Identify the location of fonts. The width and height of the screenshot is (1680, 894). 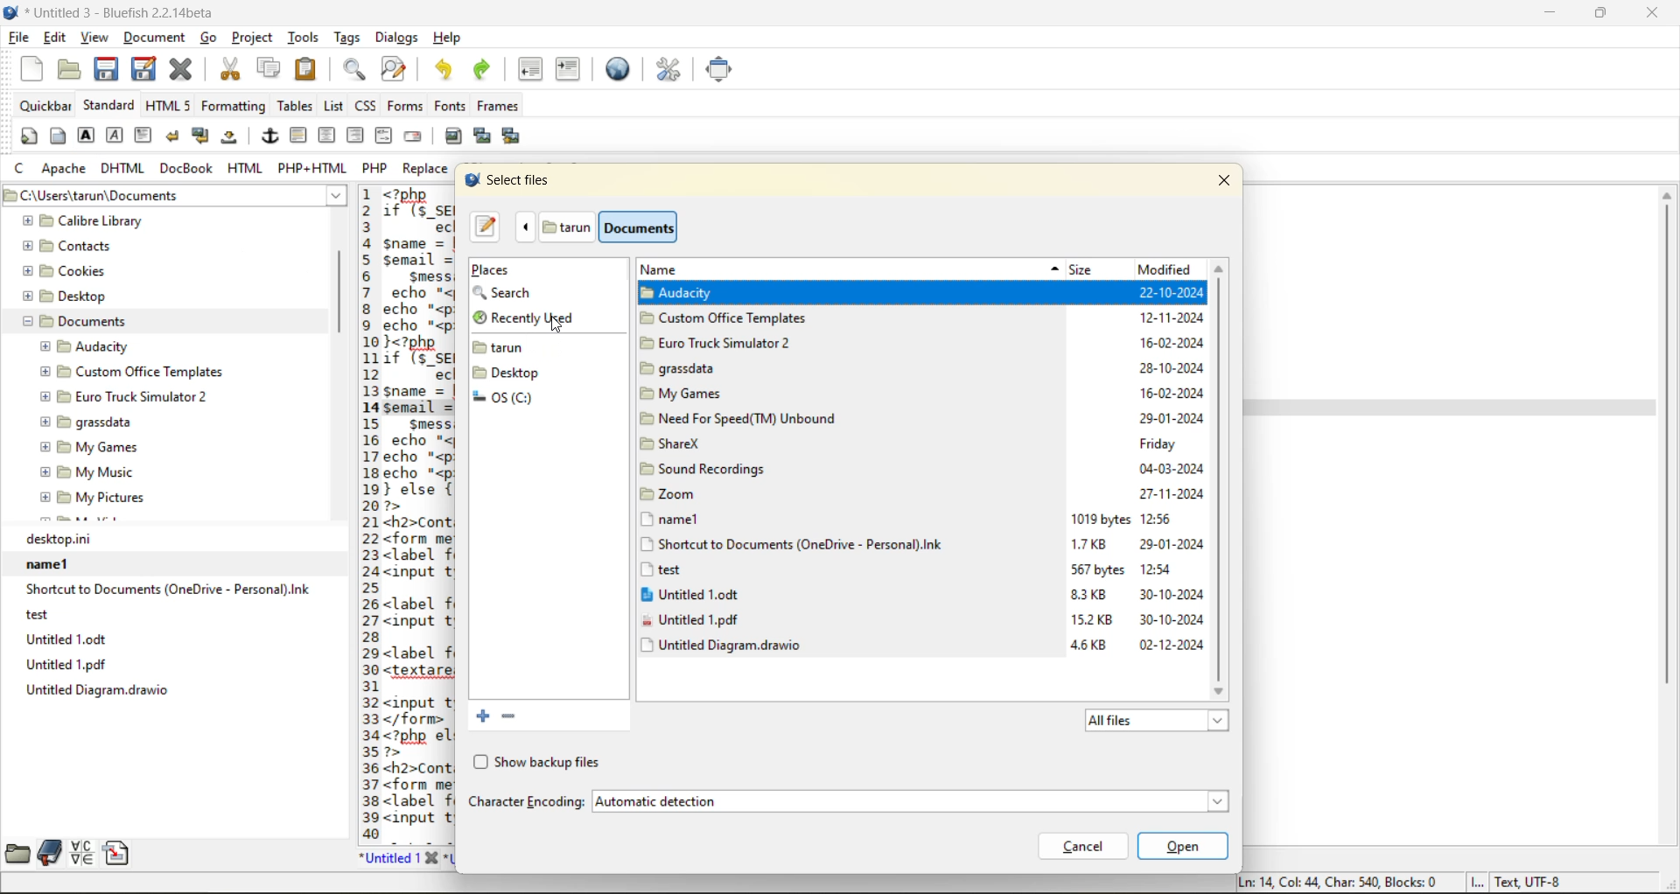
(446, 108).